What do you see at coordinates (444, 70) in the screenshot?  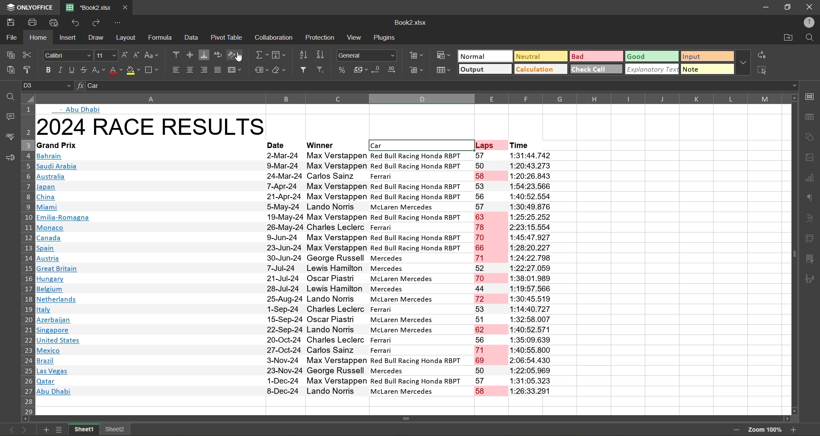 I see `format as table` at bounding box center [444, 70].